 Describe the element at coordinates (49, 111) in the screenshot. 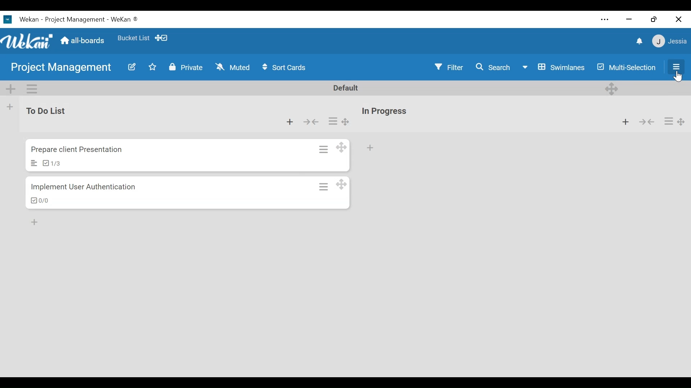

I see `List Name` at that location.